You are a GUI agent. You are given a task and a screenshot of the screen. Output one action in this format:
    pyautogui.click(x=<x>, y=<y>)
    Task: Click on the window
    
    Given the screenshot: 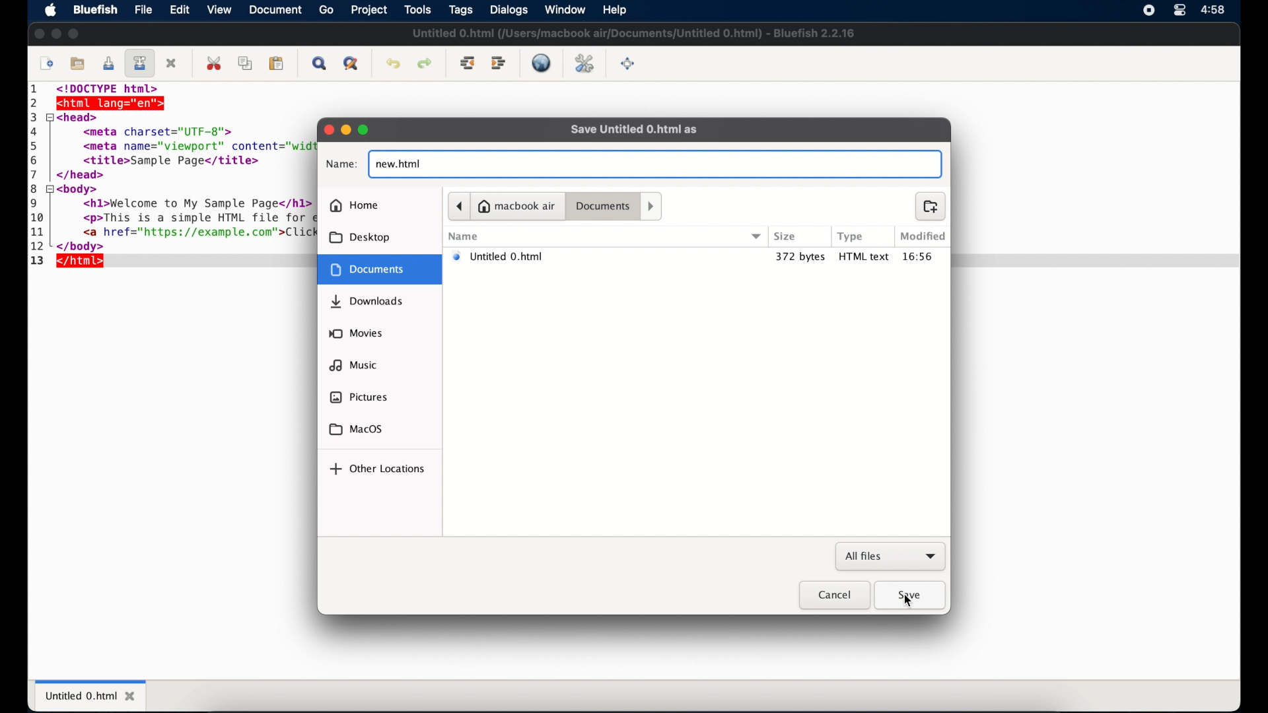 What is the action you would take?
    pyautogui.click(x=565, y=9)
    